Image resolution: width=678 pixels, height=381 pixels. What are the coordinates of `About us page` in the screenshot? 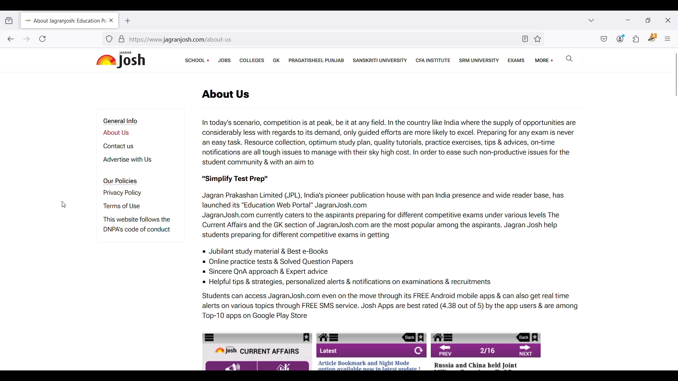 It's located at (125, 134).